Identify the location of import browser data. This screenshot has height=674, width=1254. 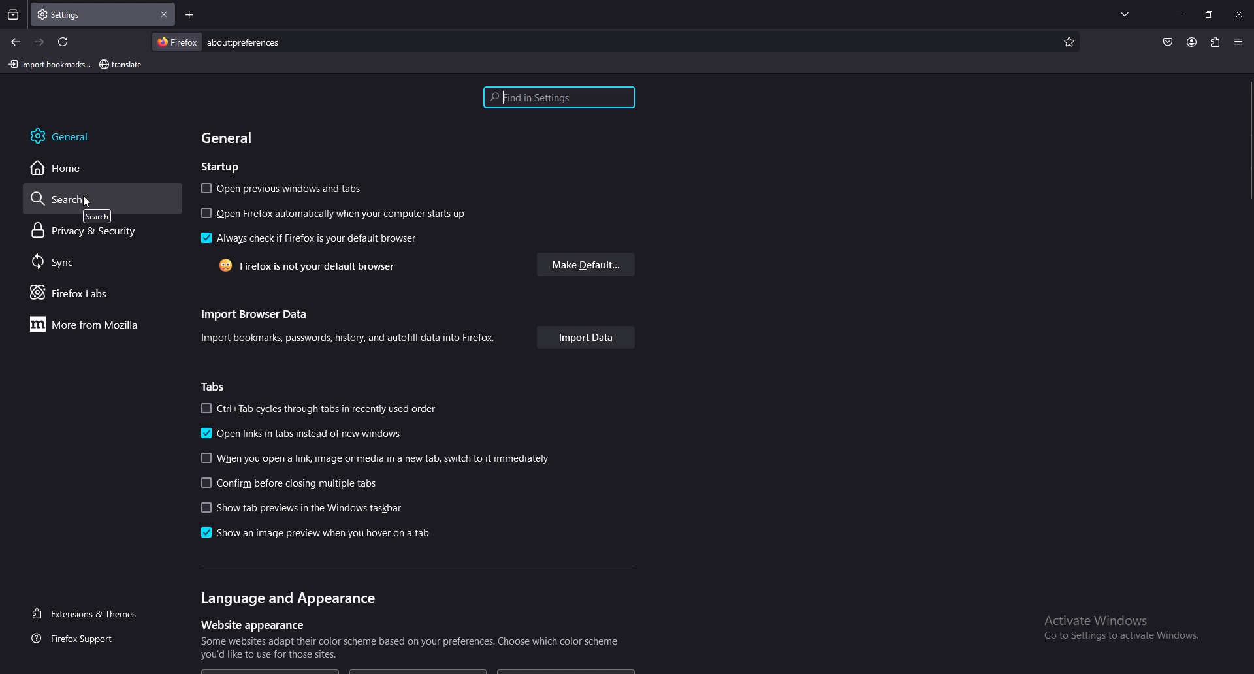
(259, 313).